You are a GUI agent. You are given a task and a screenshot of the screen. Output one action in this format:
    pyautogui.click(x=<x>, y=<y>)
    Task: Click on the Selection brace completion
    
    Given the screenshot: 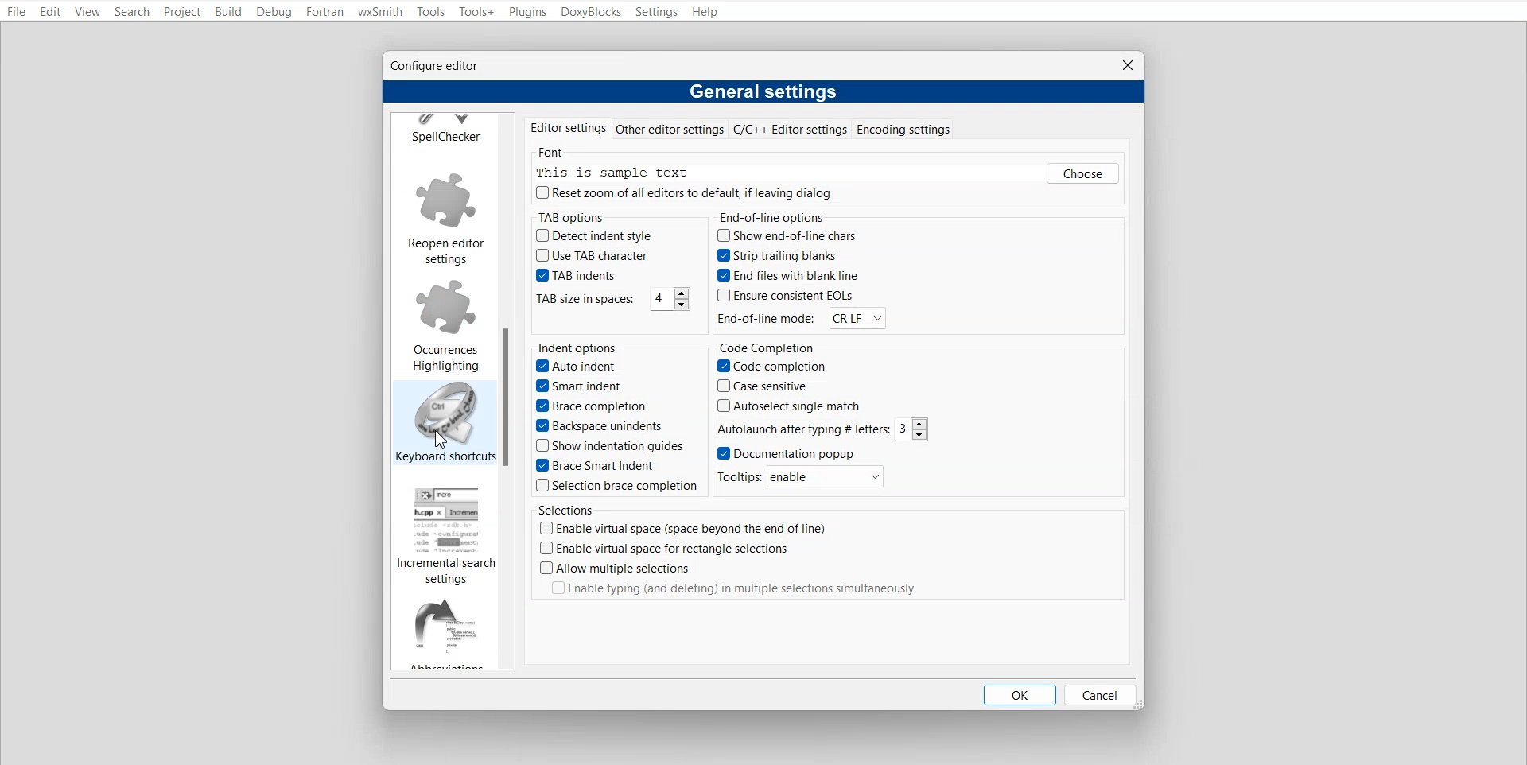 What is the action you would take?
    pyautogui.click(x=613, y=486)
    